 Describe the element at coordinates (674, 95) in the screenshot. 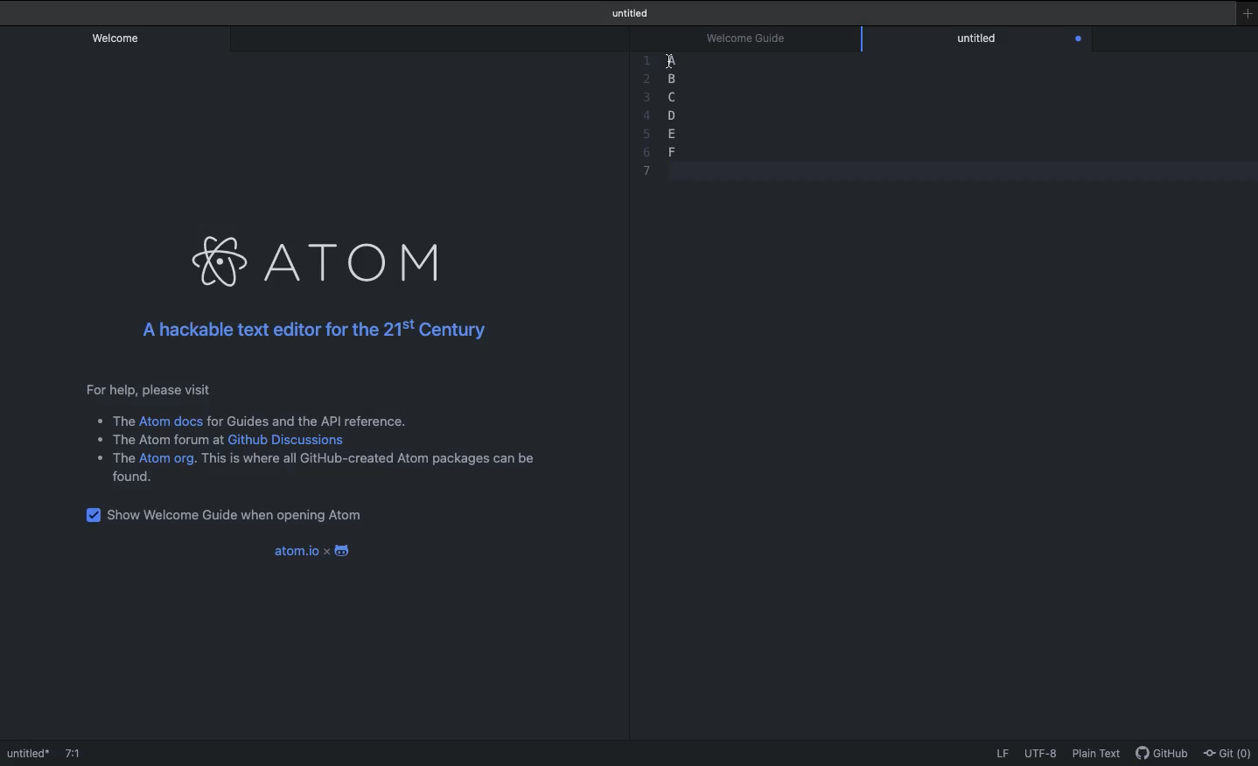

I see `c` at that location.